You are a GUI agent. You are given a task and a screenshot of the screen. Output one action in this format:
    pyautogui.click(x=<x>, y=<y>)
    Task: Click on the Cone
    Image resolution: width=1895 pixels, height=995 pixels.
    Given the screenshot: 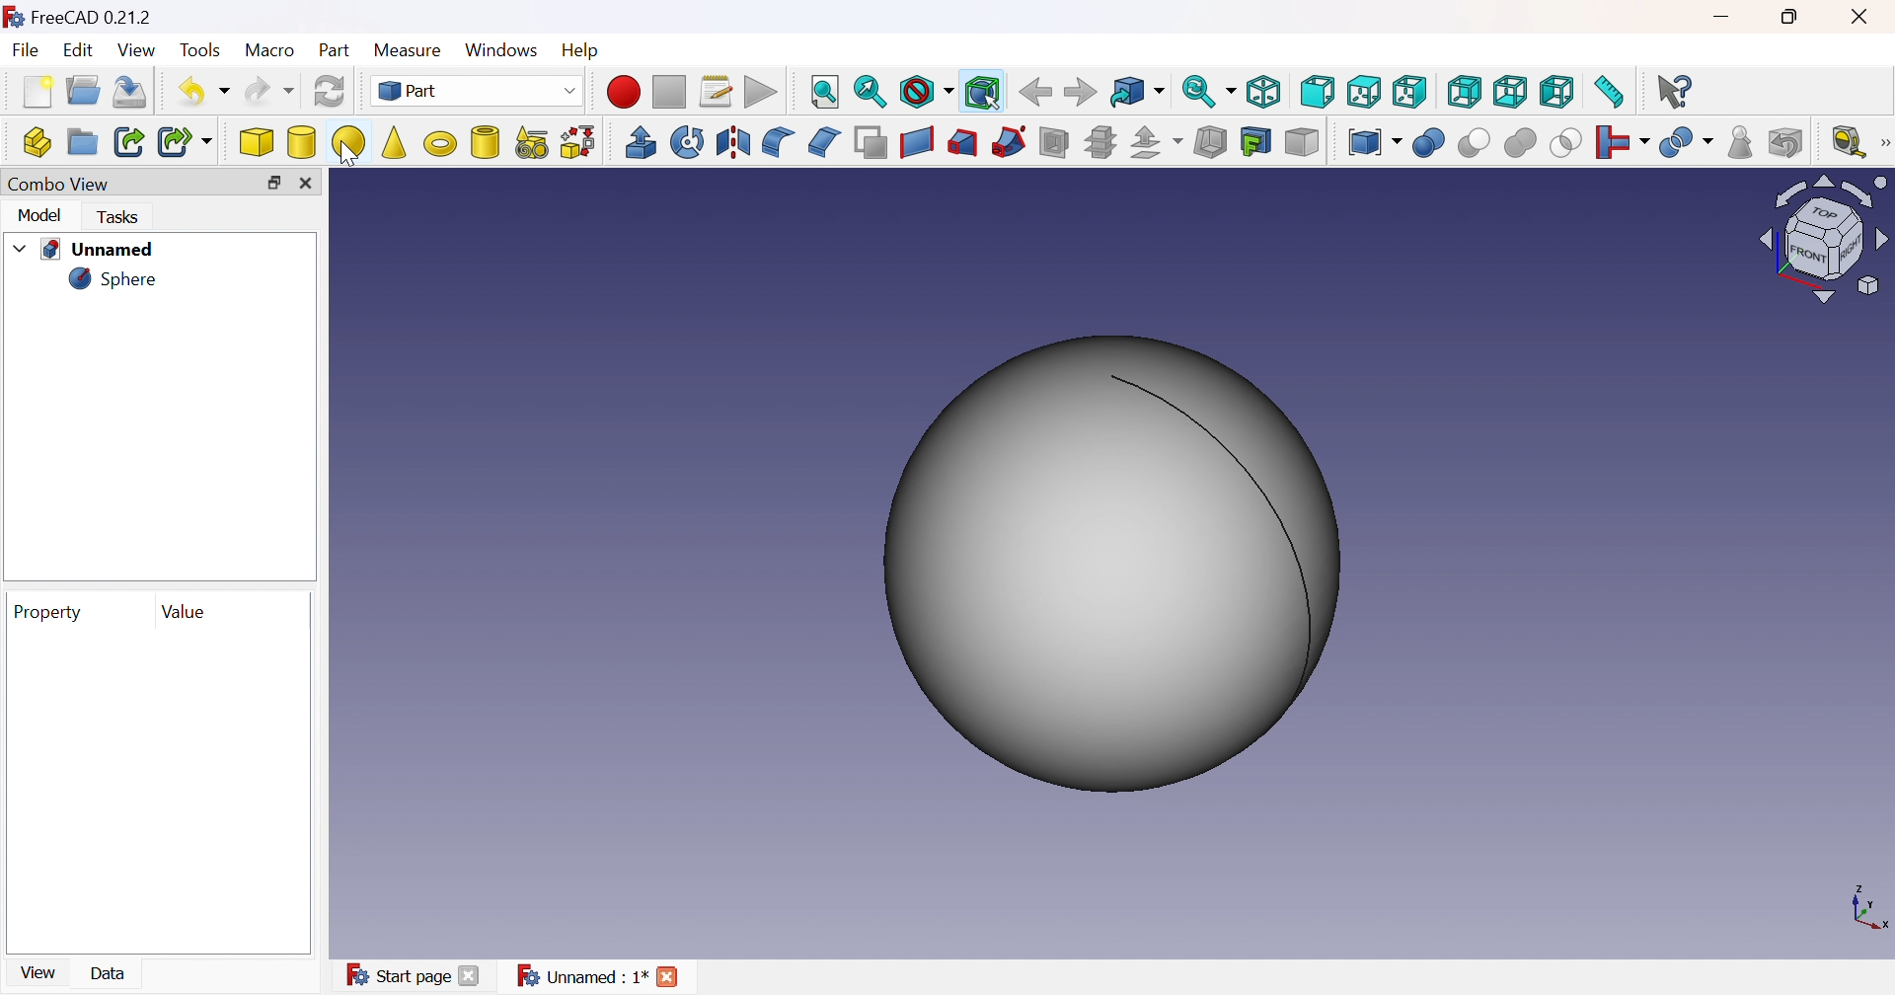 What is the action you would take?
    pyautogui.click(x=397, y=141)
    